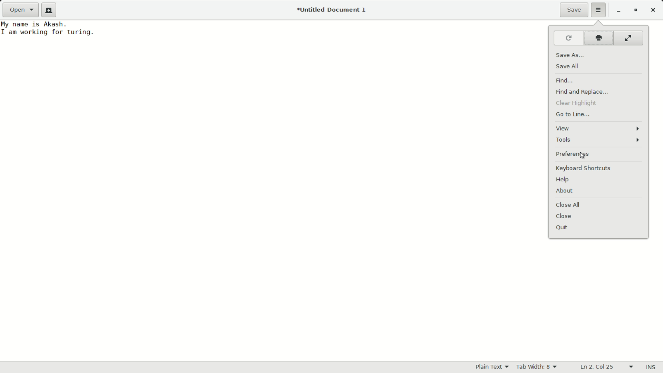 The height and width of the screenshot is (373, 663). What do you see at coordinates (628, 38) in the screenshot?
I see `full screen` at bounding box center [628, 38].